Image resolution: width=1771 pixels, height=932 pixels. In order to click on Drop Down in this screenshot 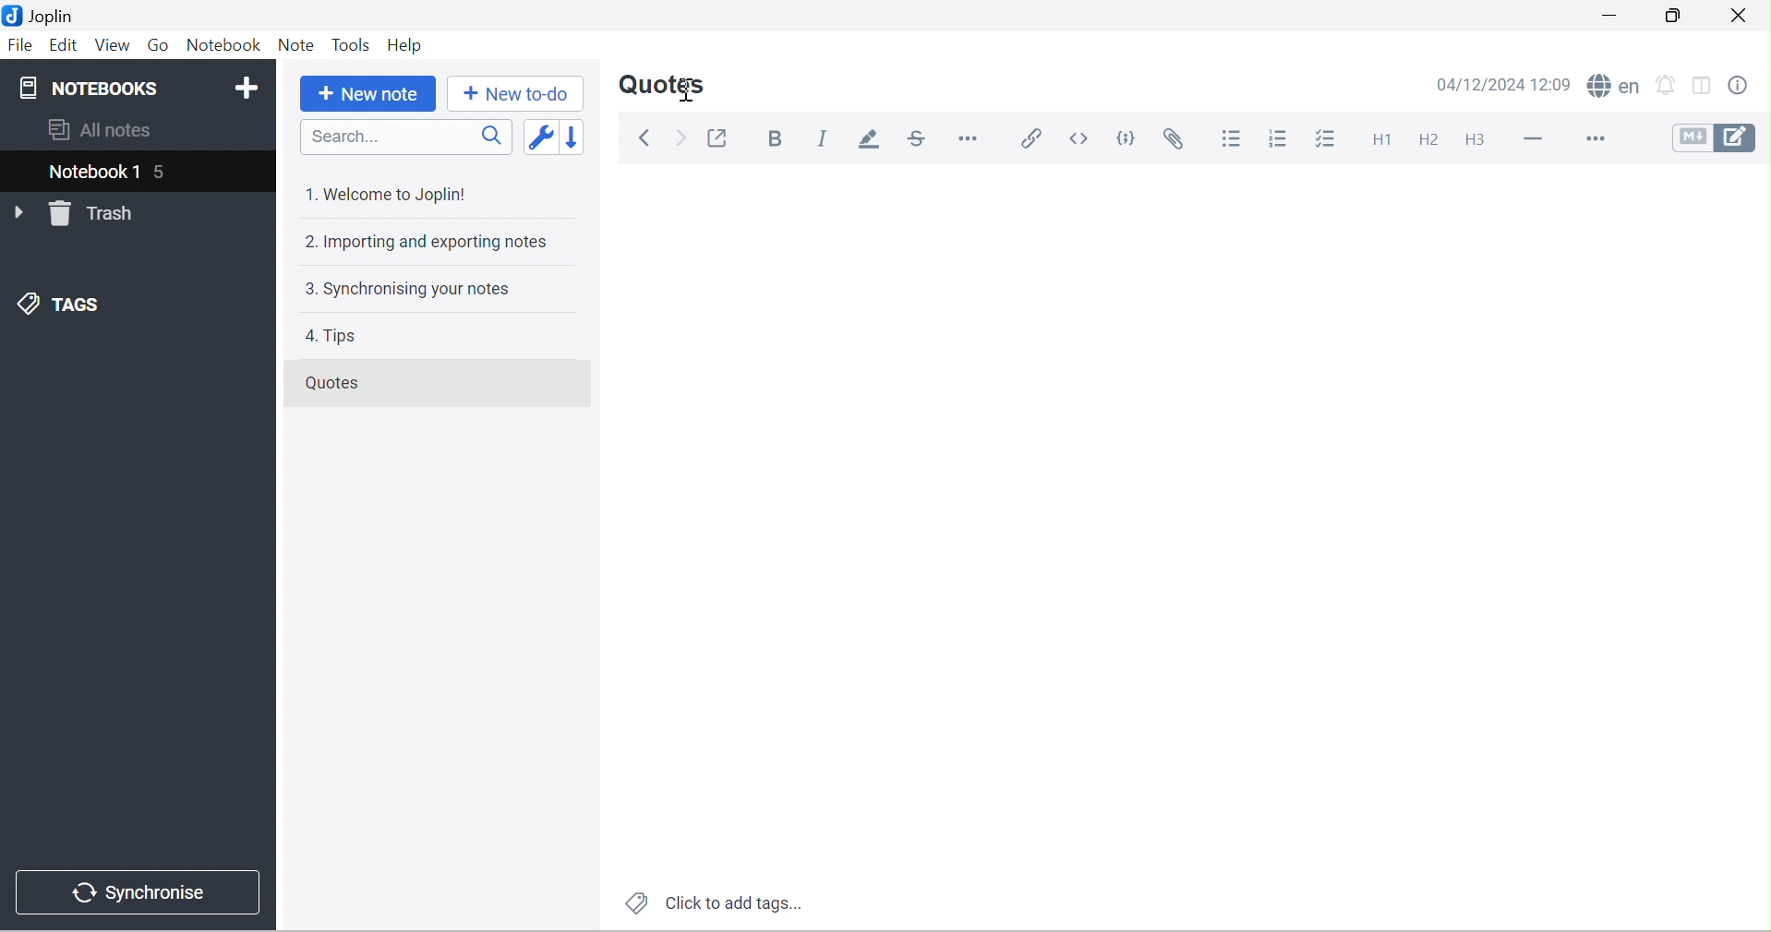, I will do `click(20, 213)`.